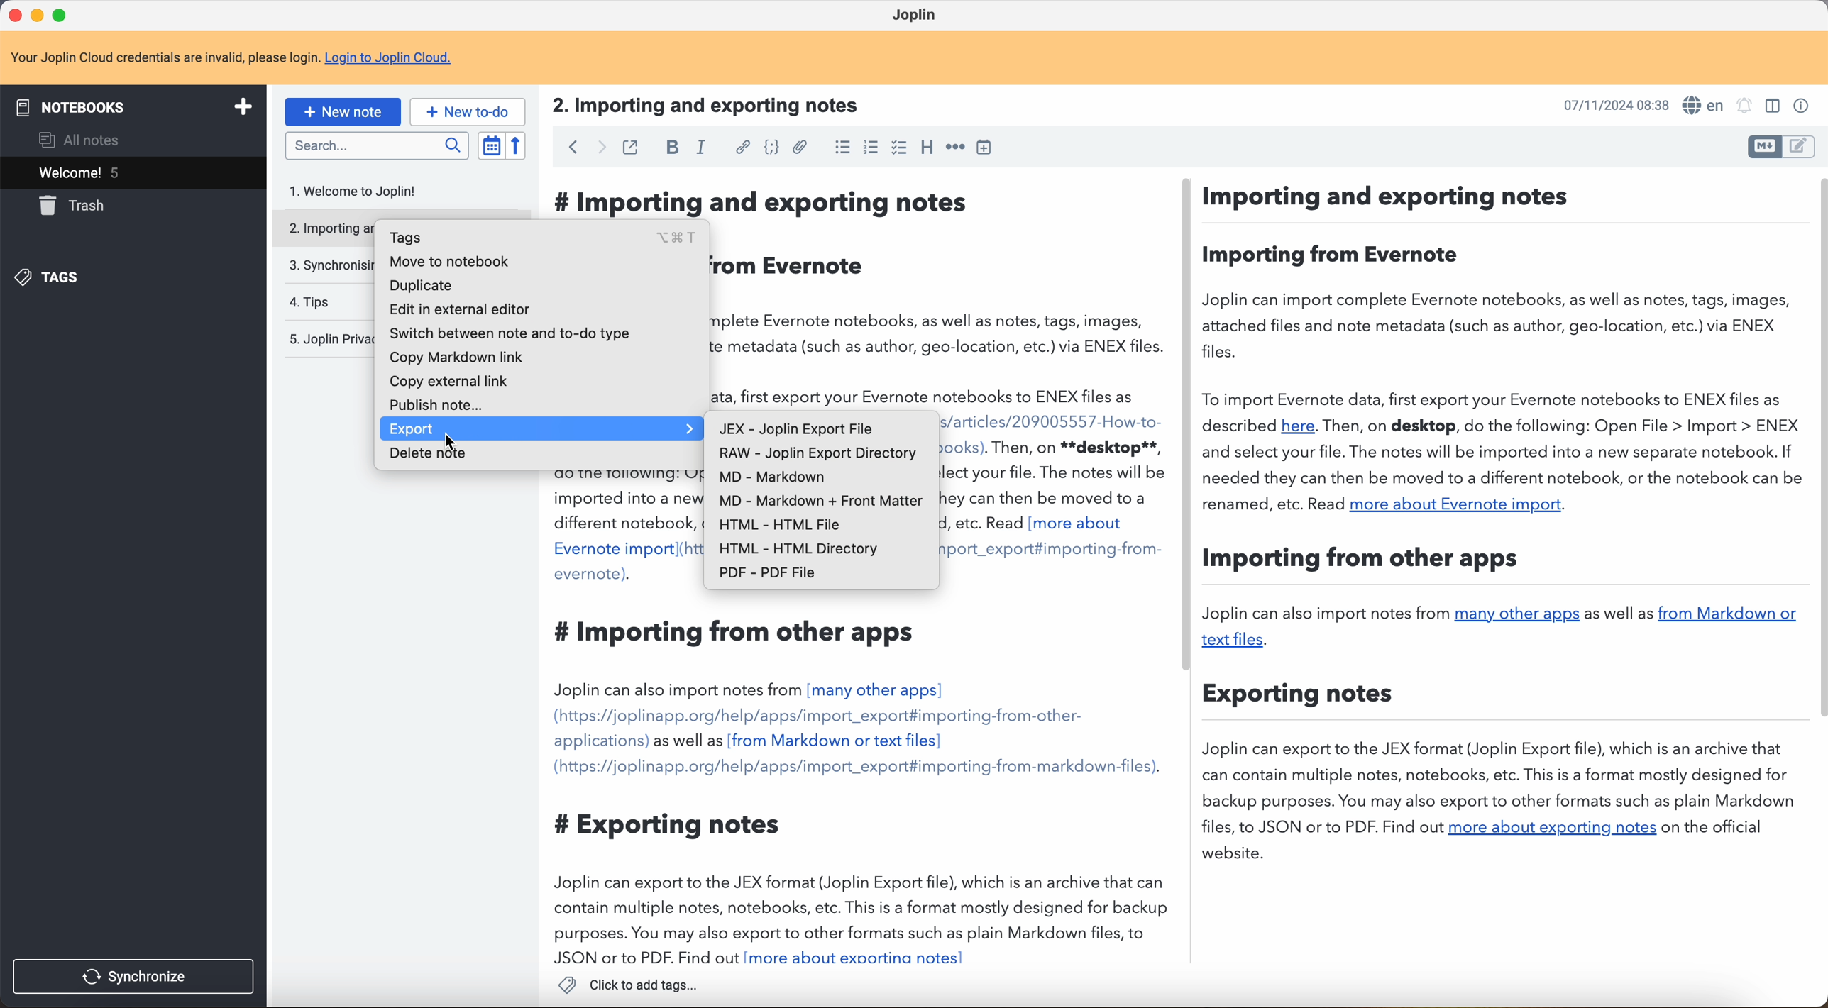 The height and width of the screenshot is (1008, 1828). What do you see at coordinates (77, 206) in the screenshot?
I see `trash` at bounding box center [77, 206].